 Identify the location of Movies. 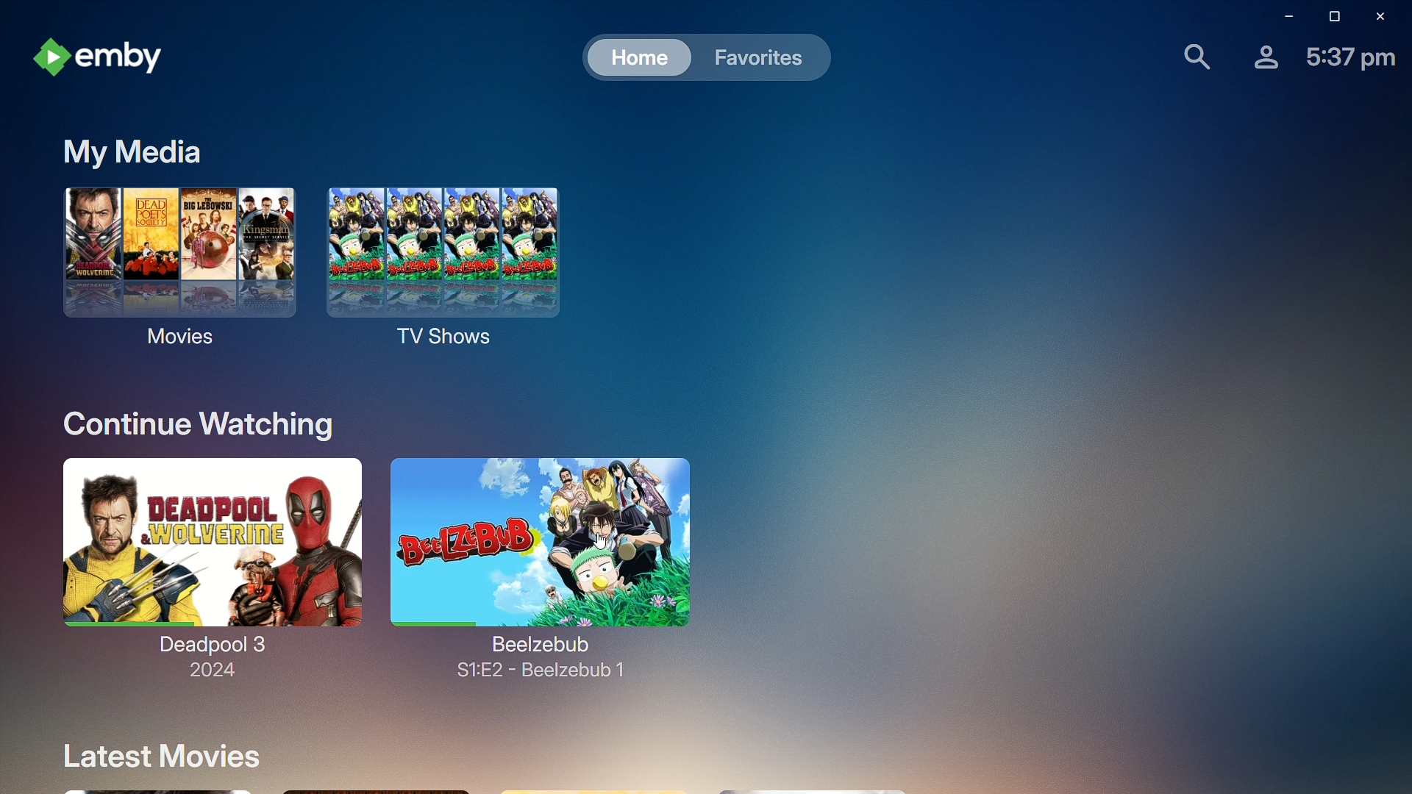
(173, 273).